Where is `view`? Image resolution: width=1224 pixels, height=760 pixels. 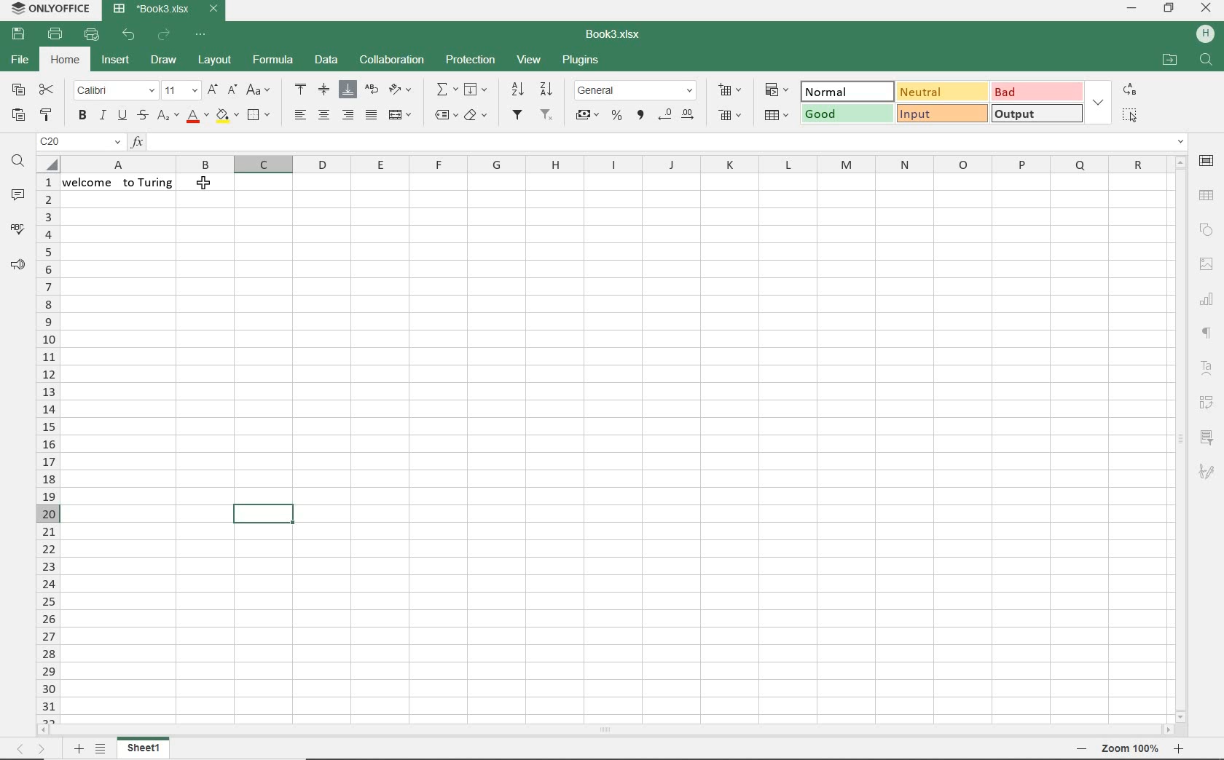
view is located at coordinates (530, 61).